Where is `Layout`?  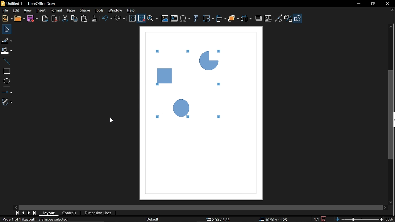
Layout is located at coordinates (49, 213).